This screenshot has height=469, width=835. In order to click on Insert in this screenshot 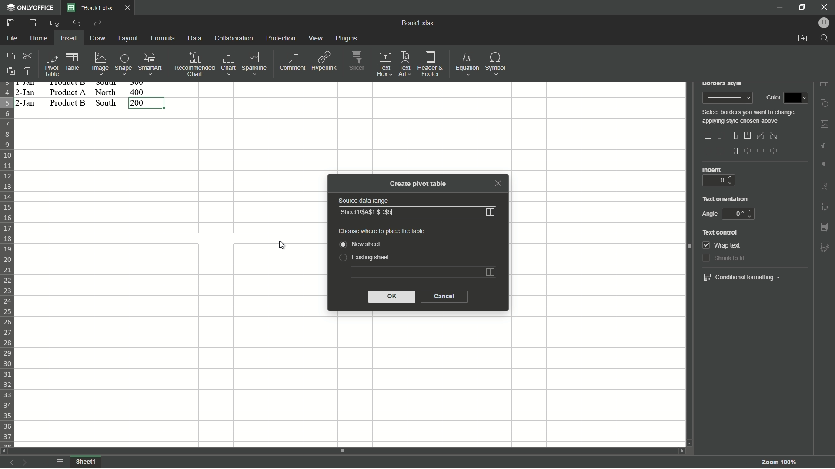, I will do `click(69, 38)`.